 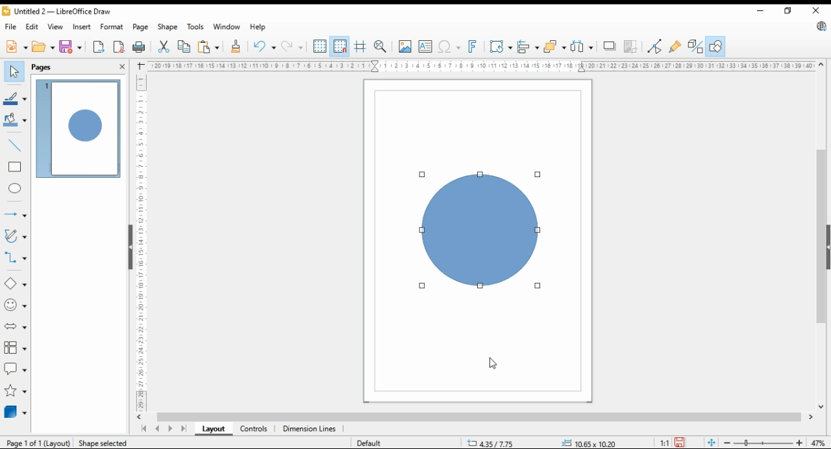 What do you see at coordinates (763, 442) in the screenshot?
I see `zoom slider` at bounding box center [763, 442].